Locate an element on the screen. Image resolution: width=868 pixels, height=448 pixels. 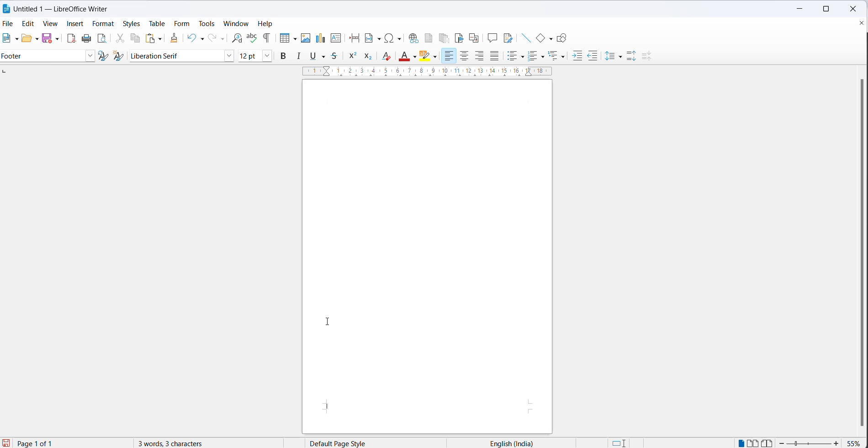
open is located at coordinates (25, 39).